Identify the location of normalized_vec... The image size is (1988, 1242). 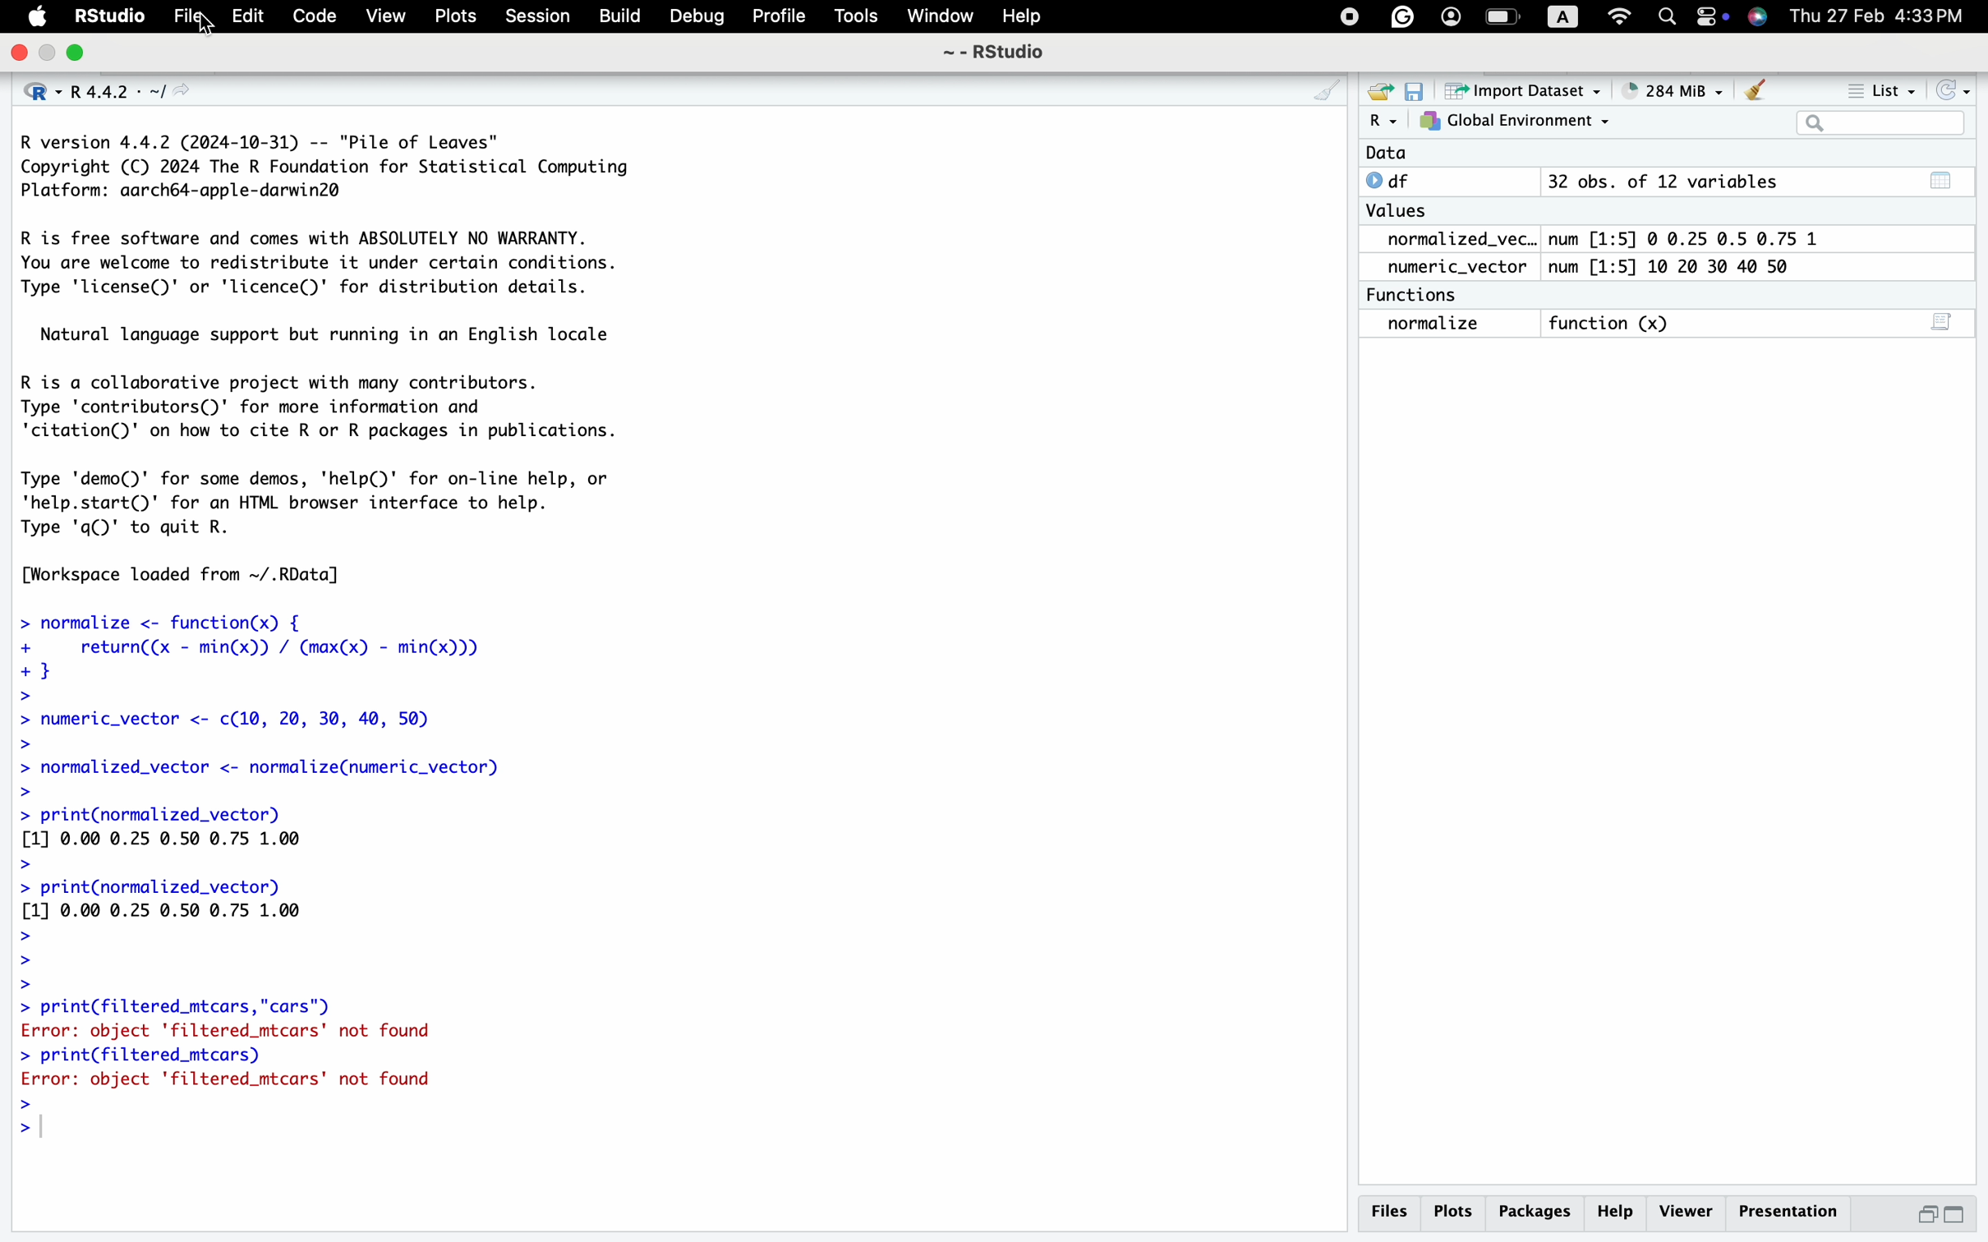
(1454, 240).